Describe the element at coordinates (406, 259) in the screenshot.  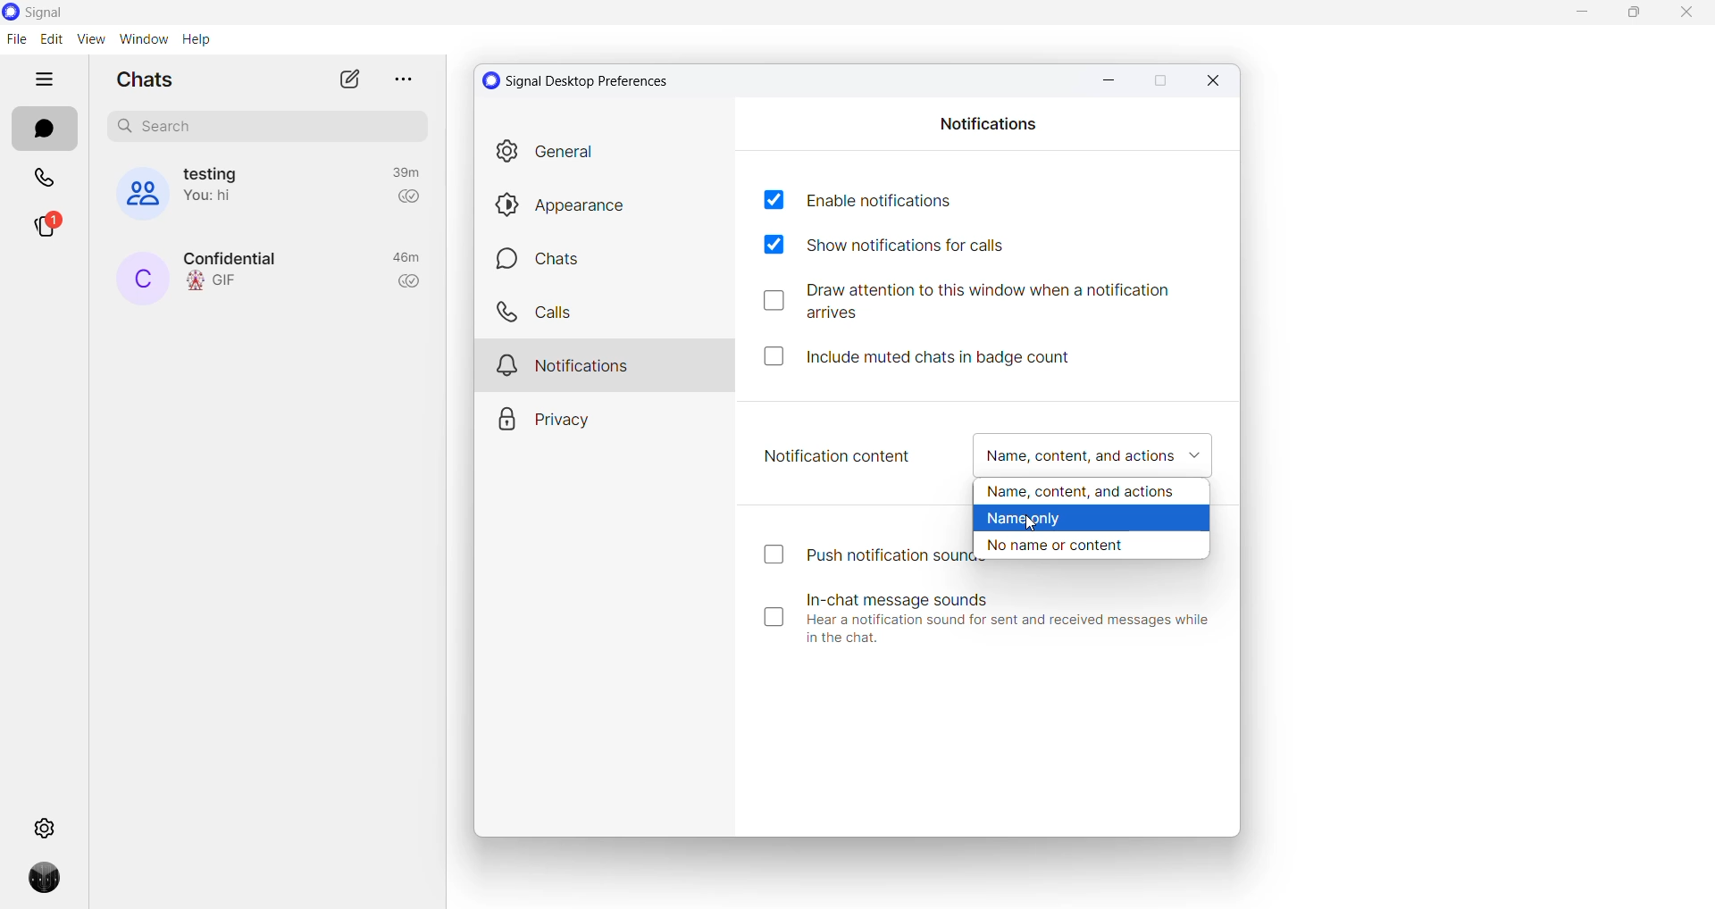
I see `last active time` at that location.